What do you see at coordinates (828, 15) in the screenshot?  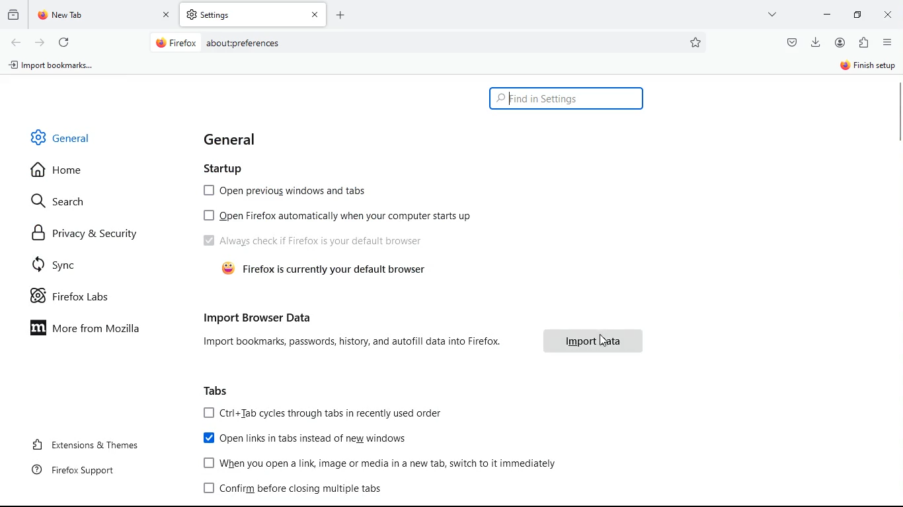 I see `minimize` at bounding box center [828, 15].